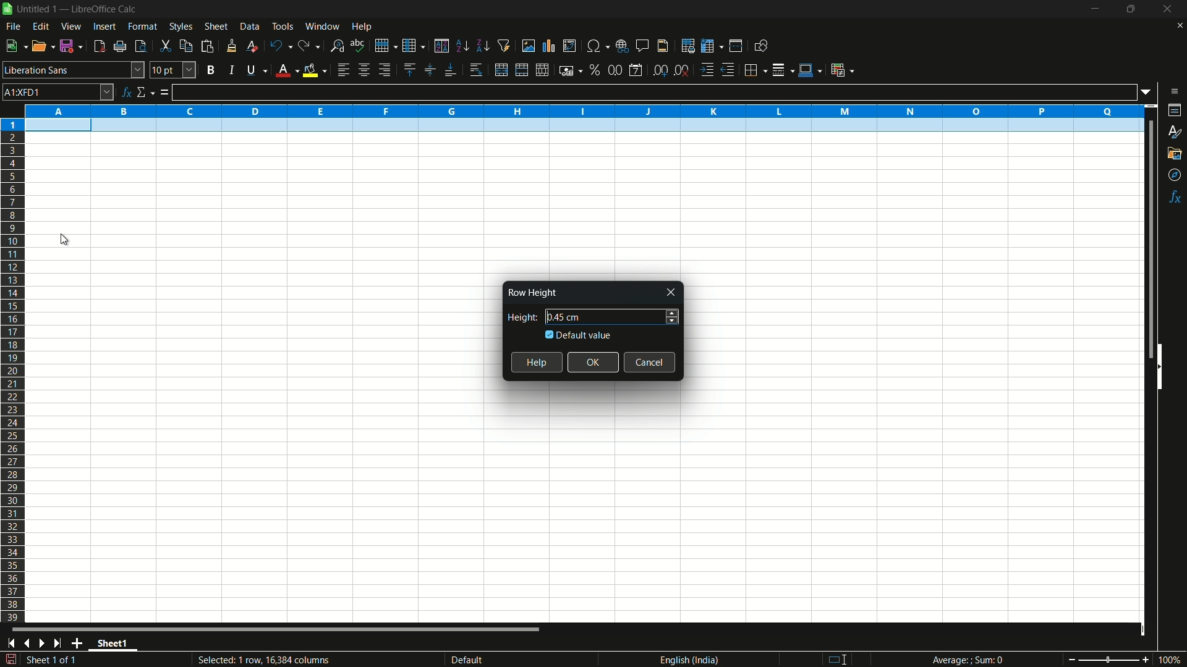 This screenshot has height=667, width=1187. I want to click on file menu, so click(13, 27).